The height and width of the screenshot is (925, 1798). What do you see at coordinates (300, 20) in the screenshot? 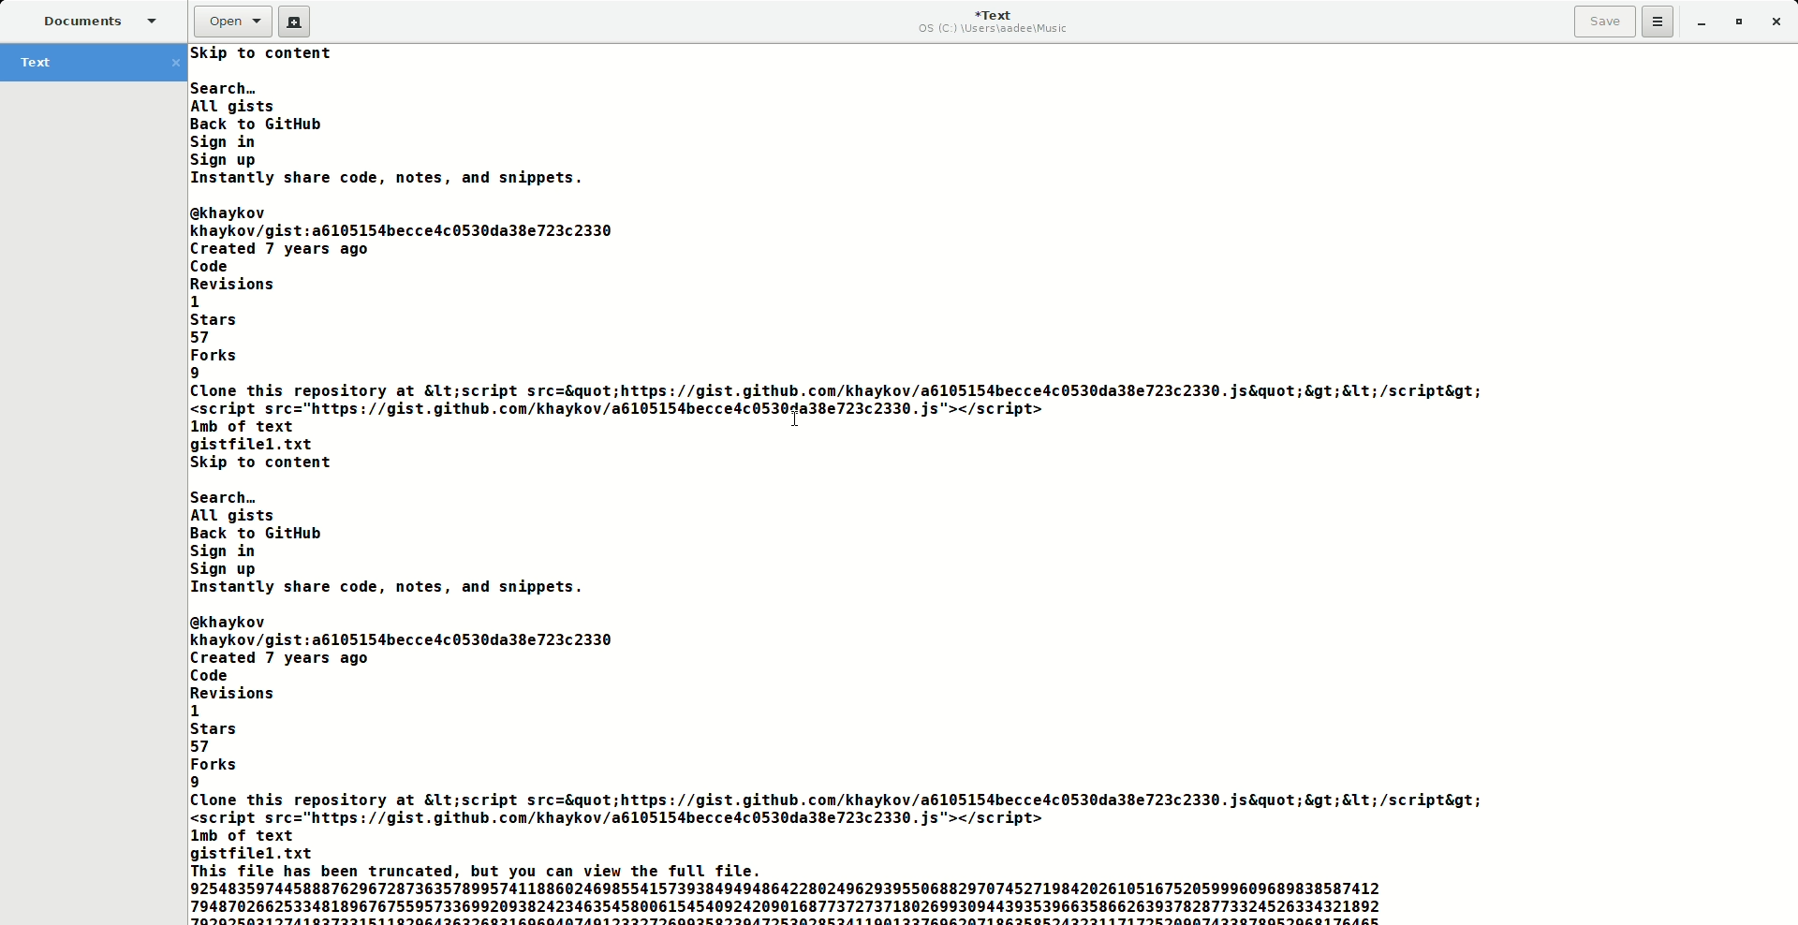
I see `New` at bounding box center [300, 20].